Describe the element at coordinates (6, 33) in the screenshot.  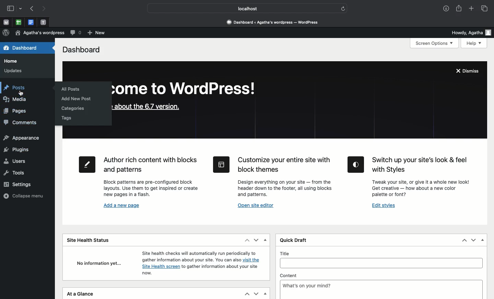
I see `Wordpress` at that location.